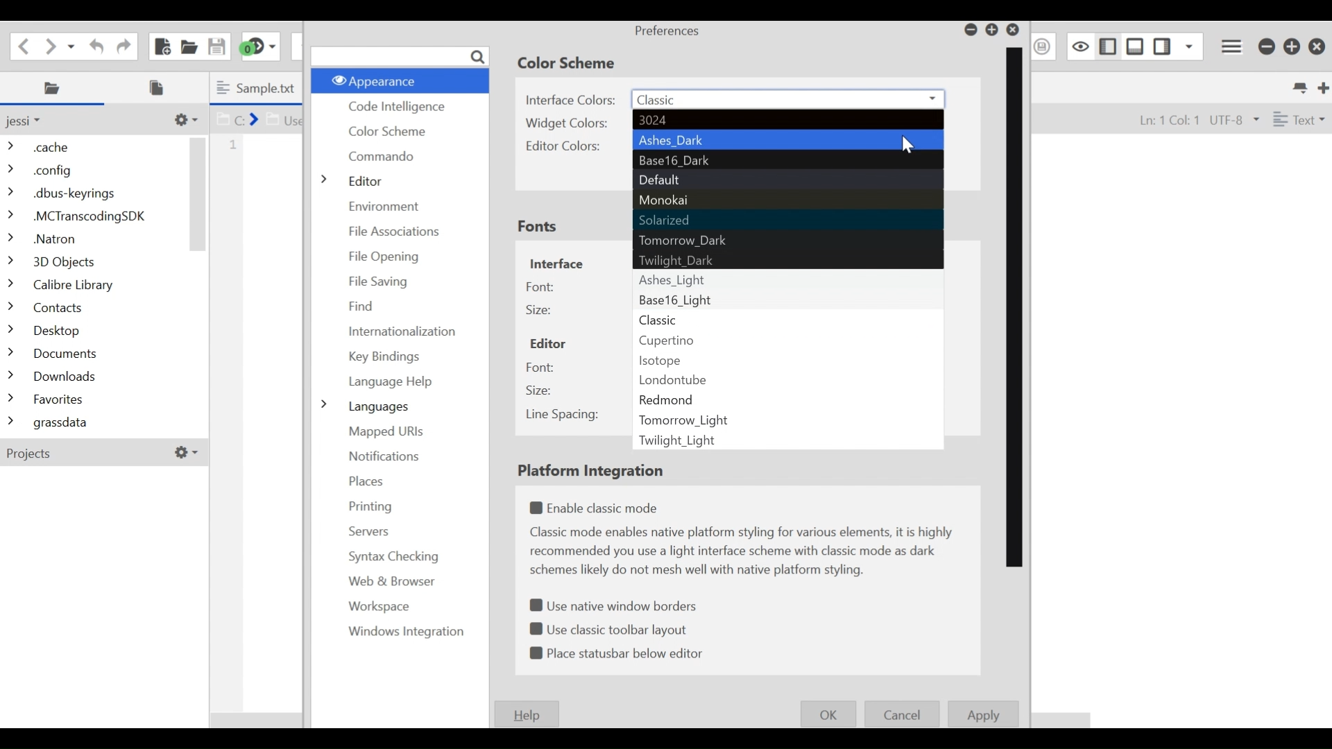 The height and width of the screenshot is (749, 1332). I want to click on Code Intelligence, so click(394, 107).